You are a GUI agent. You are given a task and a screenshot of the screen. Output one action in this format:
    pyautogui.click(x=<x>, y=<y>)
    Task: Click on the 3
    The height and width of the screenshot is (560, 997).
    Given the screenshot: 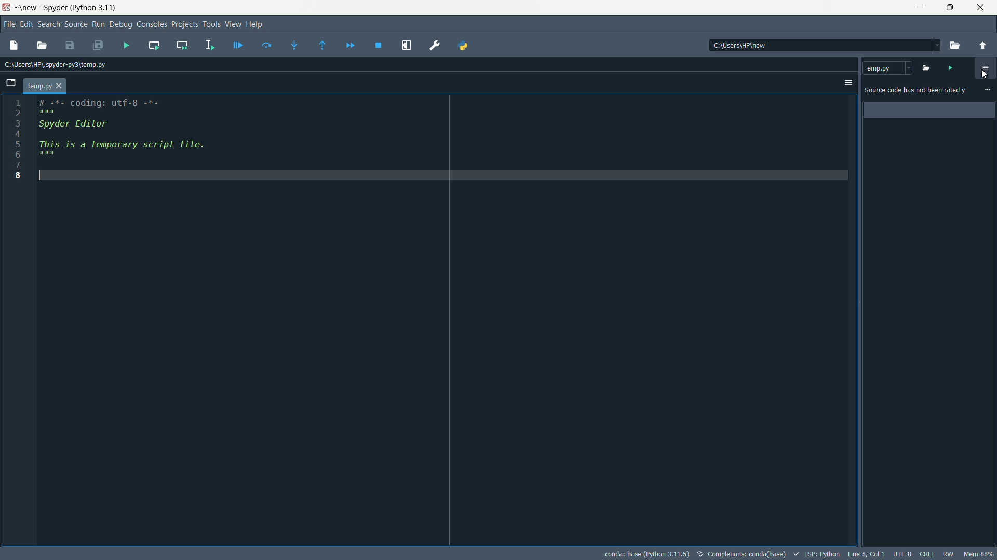 What is the action you would take?
    pyautogui.click(x=20, y=123)
    